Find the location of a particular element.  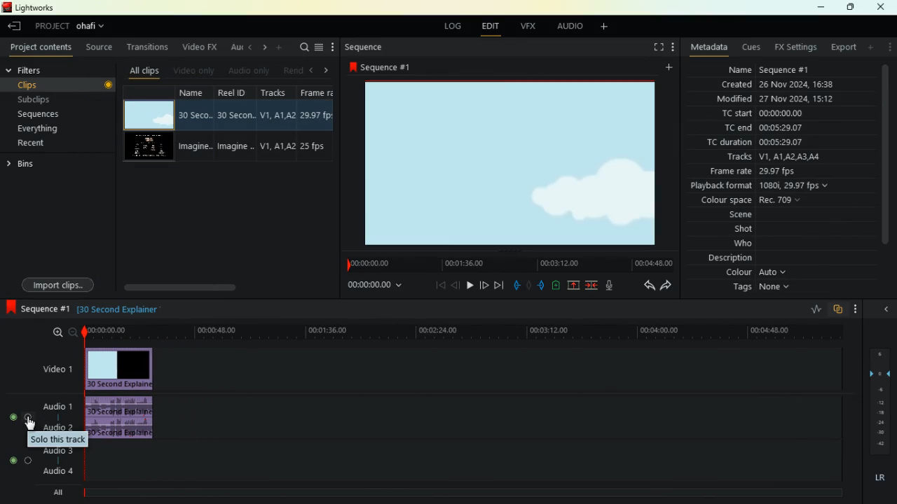

play is located at coordinates (470, 287).